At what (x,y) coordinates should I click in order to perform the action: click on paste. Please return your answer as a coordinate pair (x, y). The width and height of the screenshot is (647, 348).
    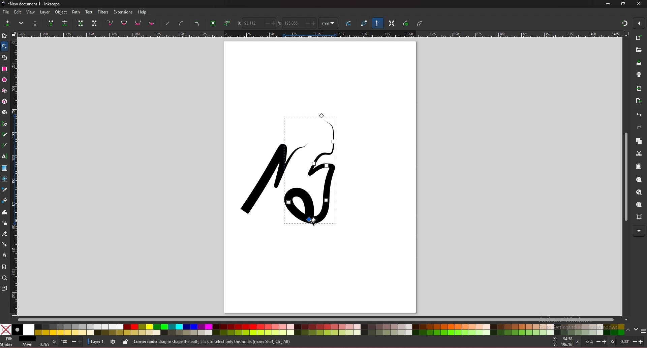
    Looking at the image, I should click on (639, 166).